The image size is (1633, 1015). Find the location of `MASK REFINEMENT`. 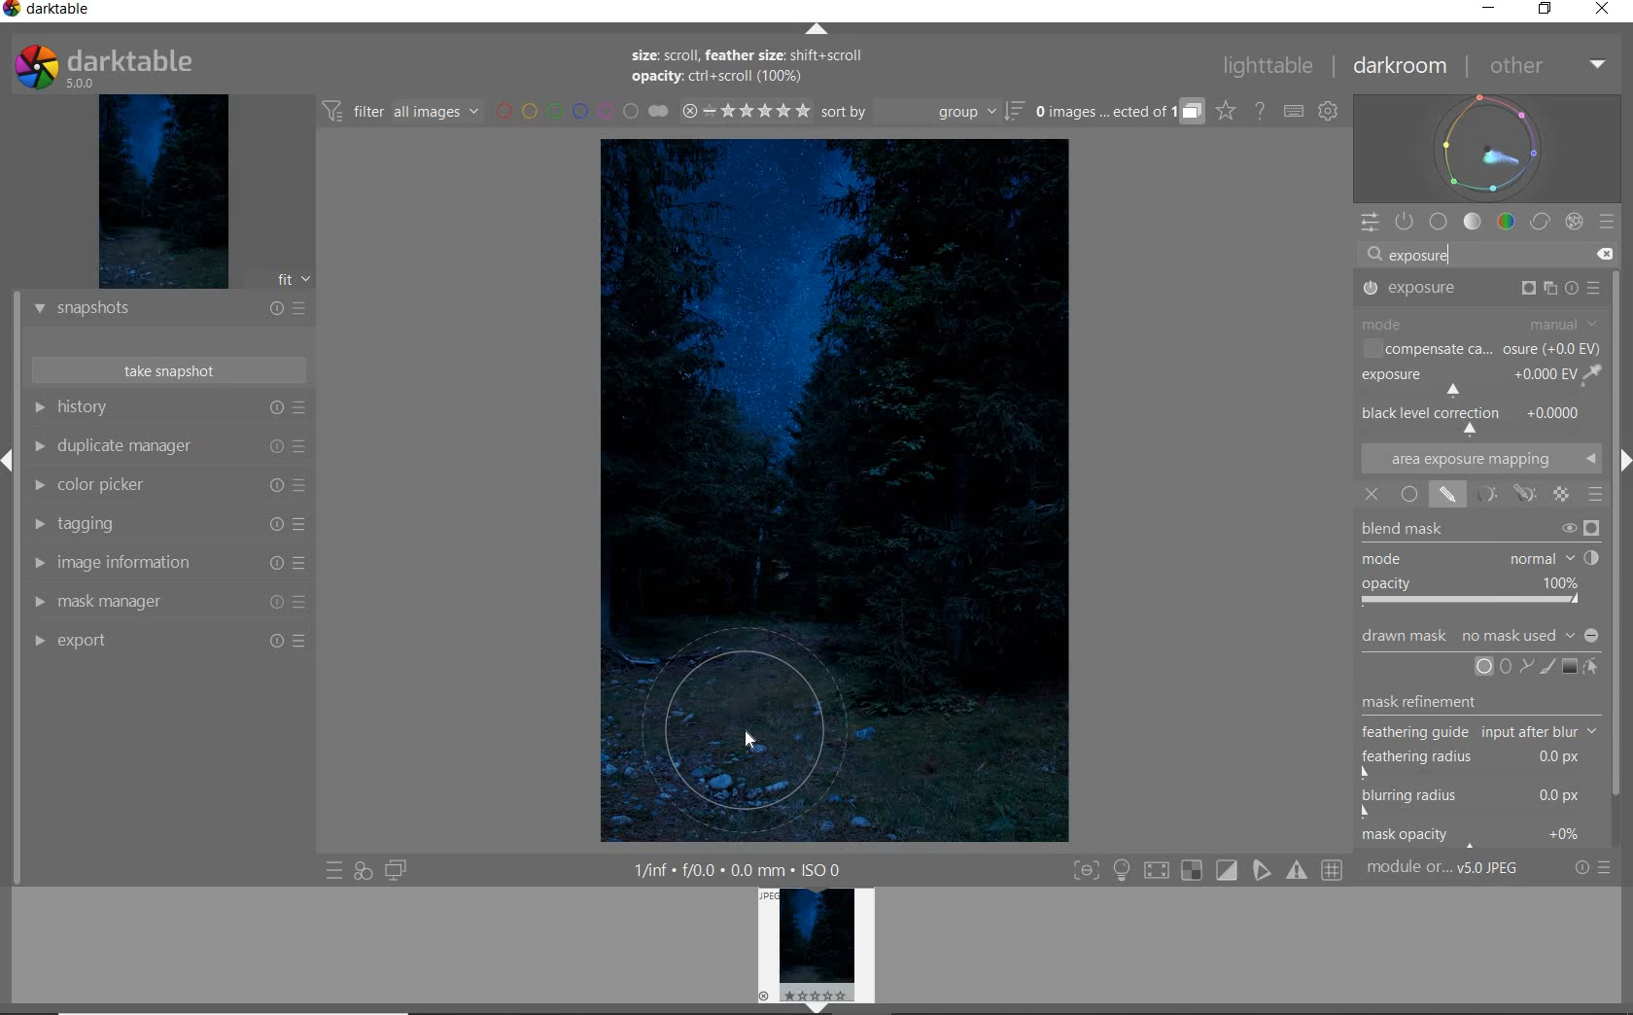

MASK REFINEMENT is located at coordinates (1482, 702).